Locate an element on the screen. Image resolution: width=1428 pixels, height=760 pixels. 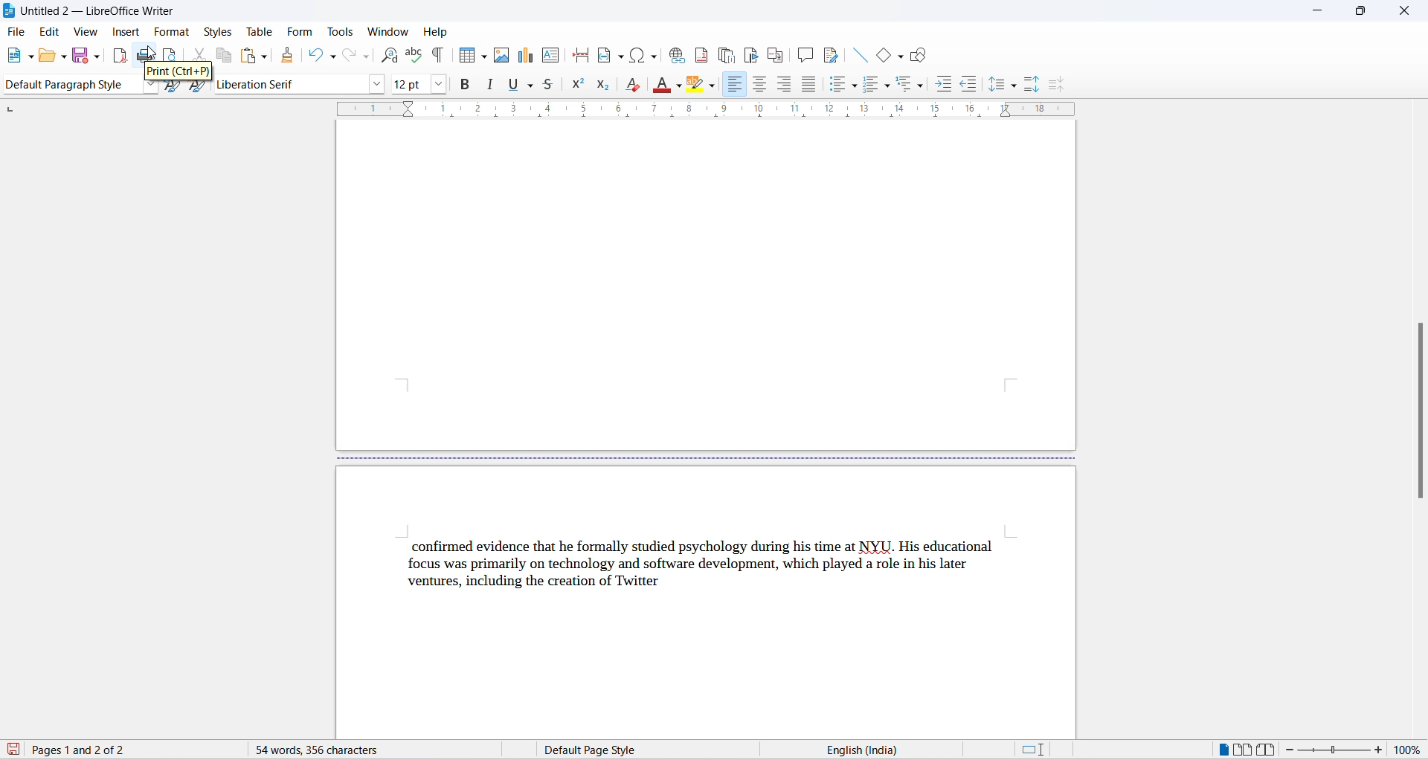
redo options is located at coordinates (367, 57).